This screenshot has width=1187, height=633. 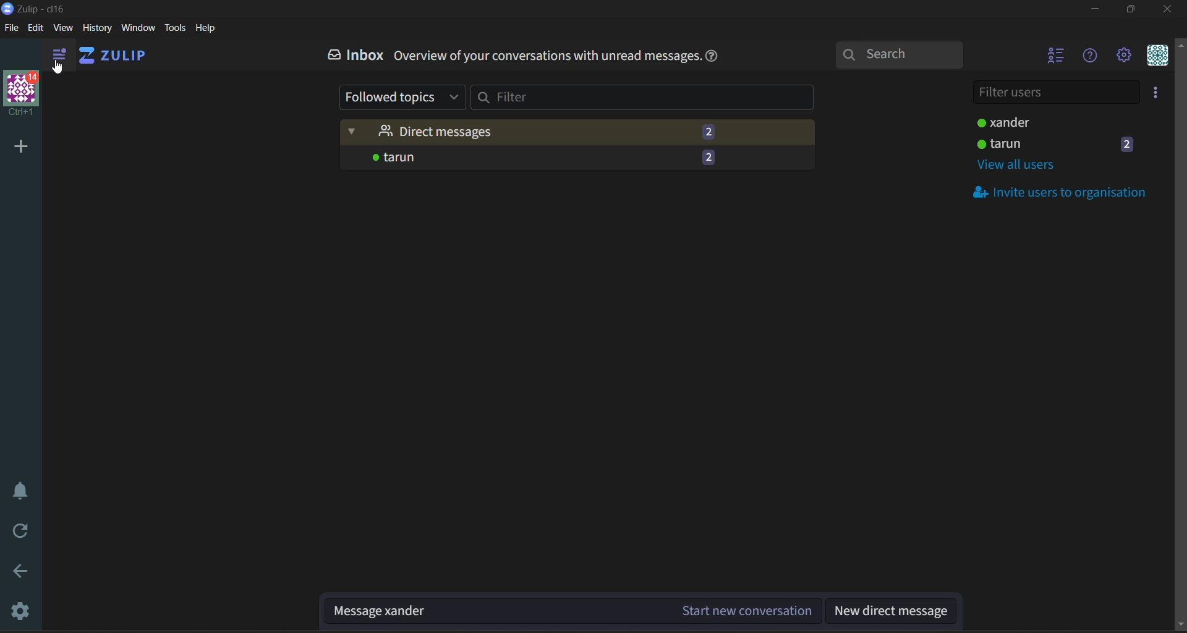 What do you see at coordinates (59, 74) in the screenshot?
I see `cursor` at bounding box center [59, 74].